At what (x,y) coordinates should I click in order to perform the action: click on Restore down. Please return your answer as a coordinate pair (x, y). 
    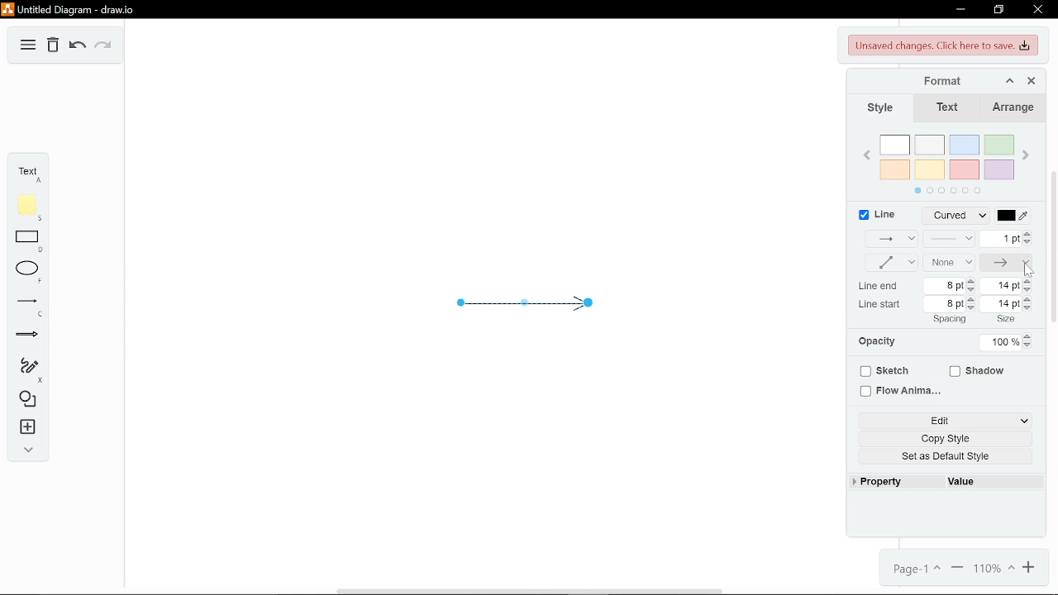
    Looking at the image, I should click on (1001, 10).